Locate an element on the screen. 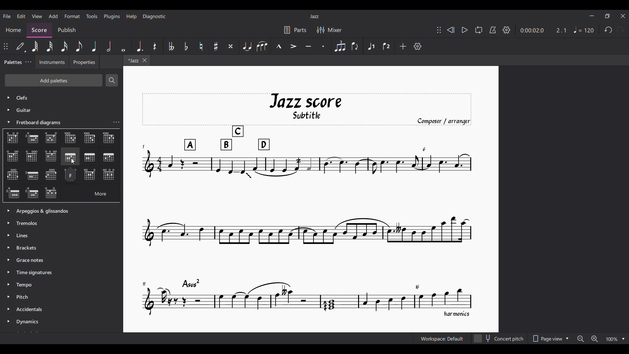  Undo is located at coordinates (608, 30).